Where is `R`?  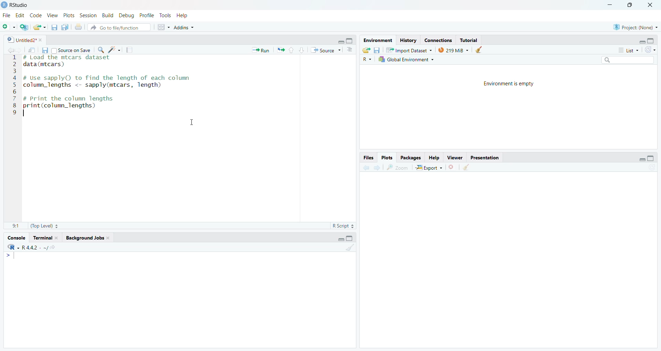 R is located at coordinates (367, 59).